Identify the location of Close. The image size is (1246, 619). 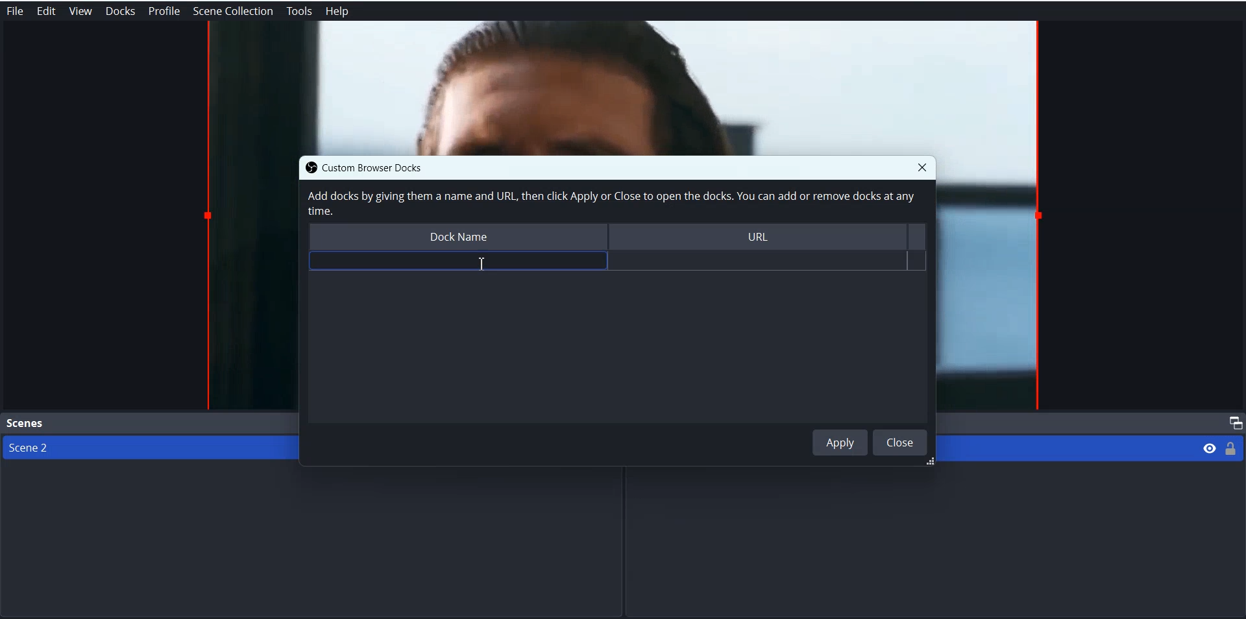
(900, 442).